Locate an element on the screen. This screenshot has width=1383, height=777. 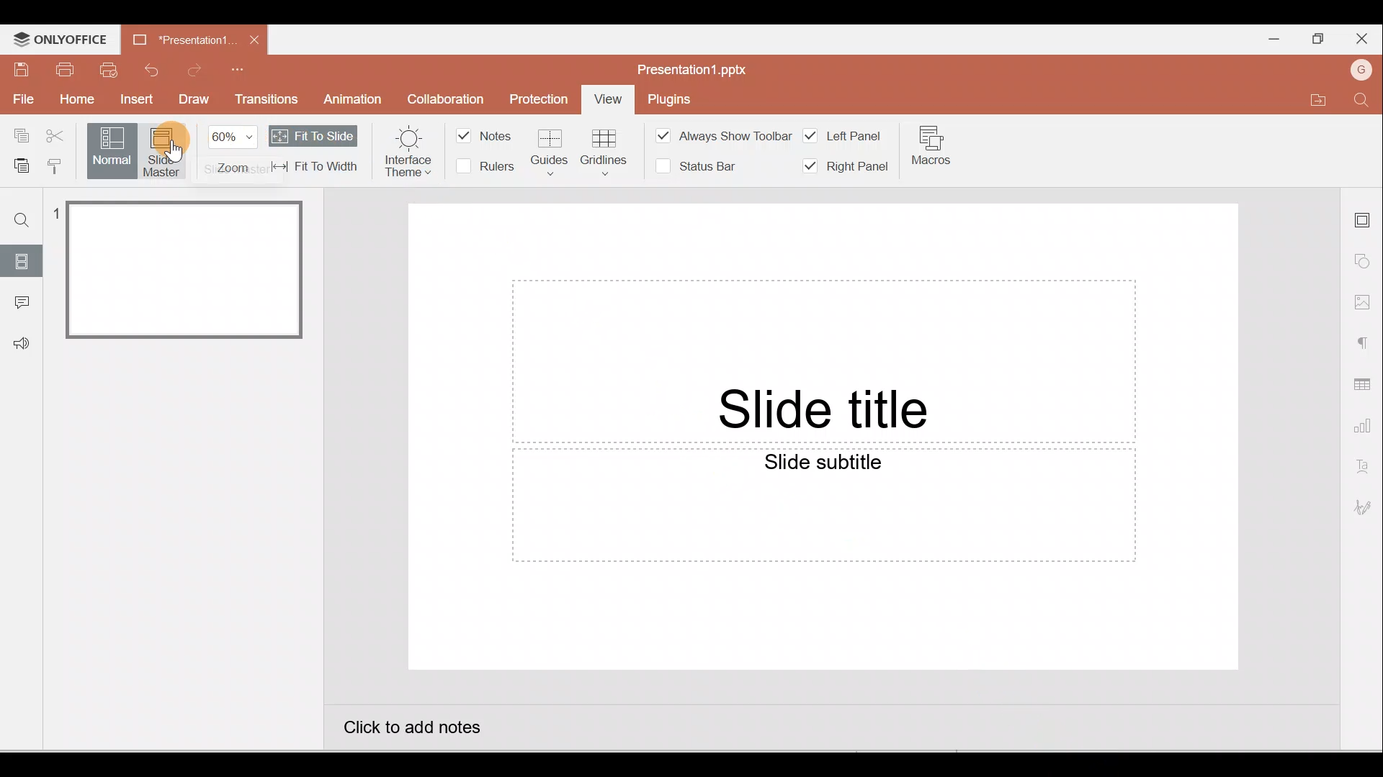
Quick print is located at coordinates (109, 69).